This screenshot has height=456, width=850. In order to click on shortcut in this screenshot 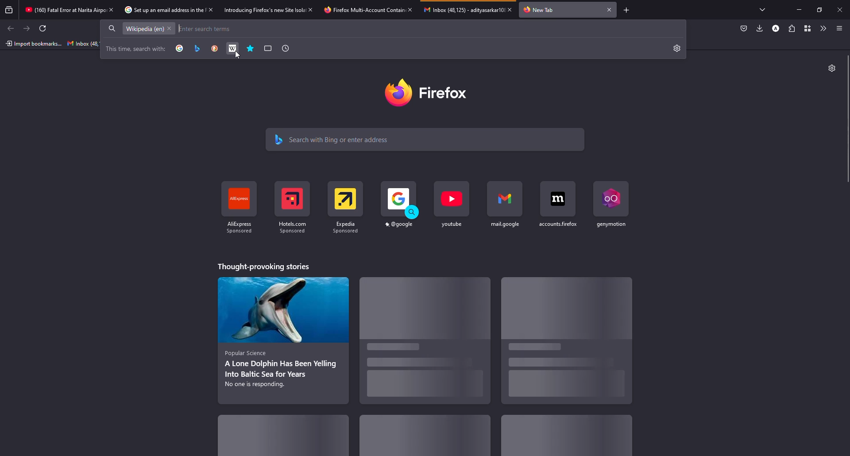, I will do `click(609, 208)`.